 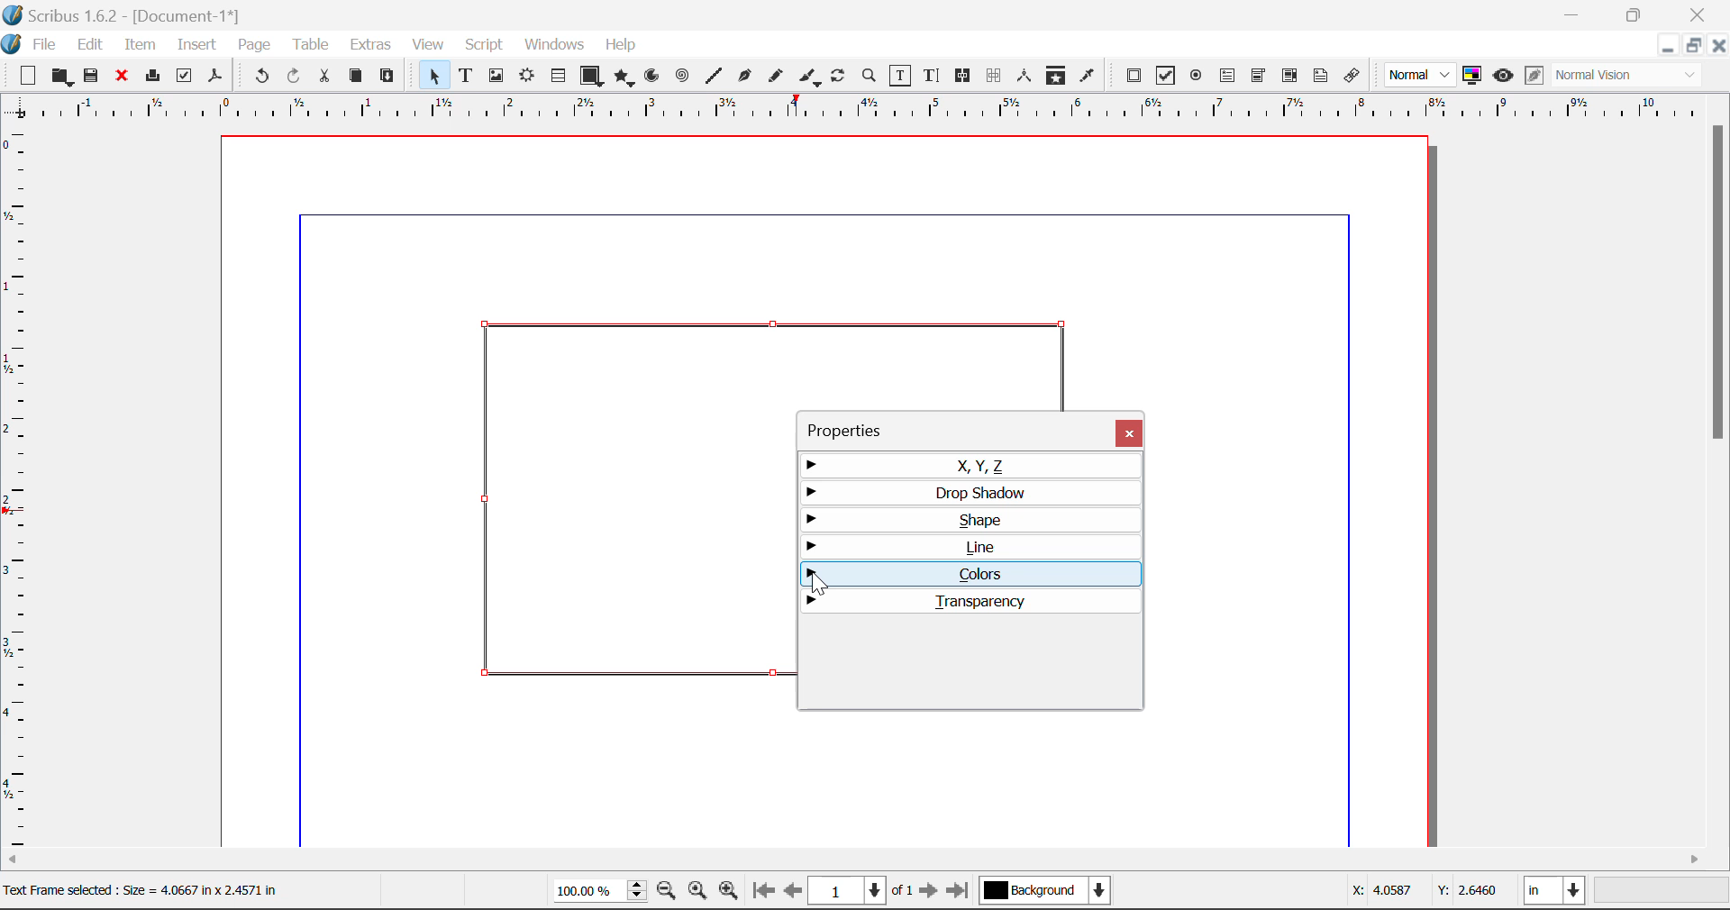 I want to click on Scroll Bar, so click(x=1719, y=481).